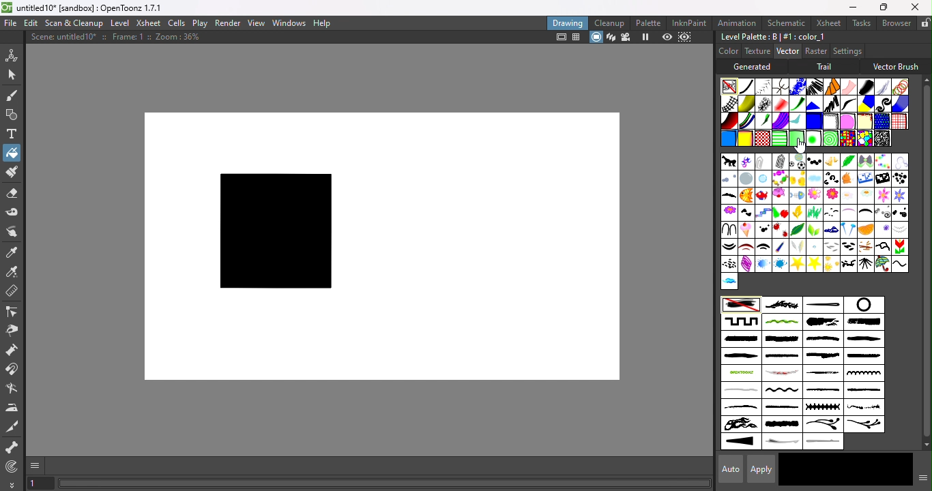 The height and width of the screenshot is (491, 932). What do you see at coordinates (899, 247) in the screenshot?
I see `scho` at bounding box center [899, 247].